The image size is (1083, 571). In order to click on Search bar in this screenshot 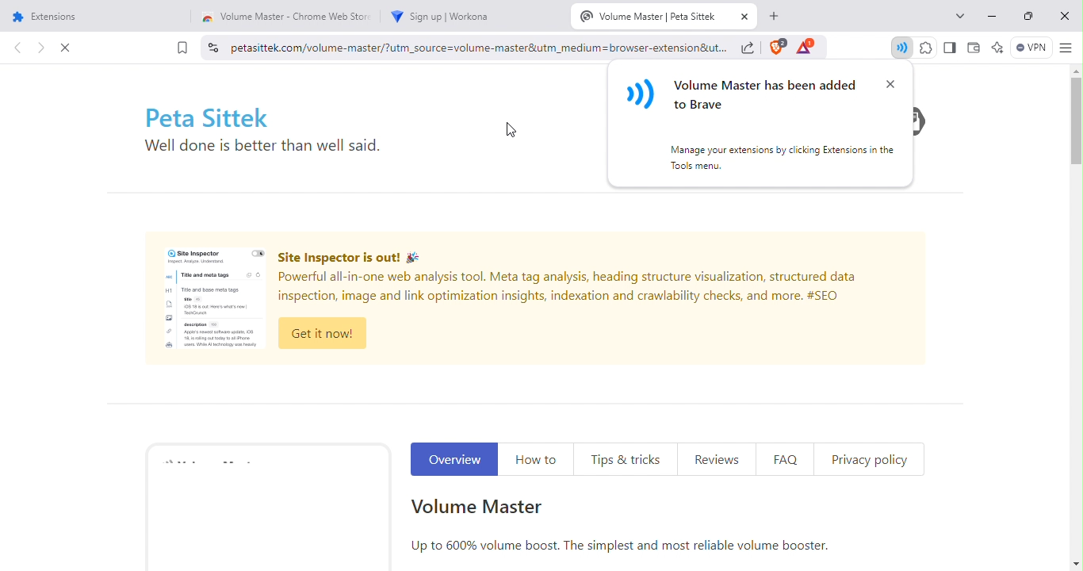, I will do `click(483, 48)`.